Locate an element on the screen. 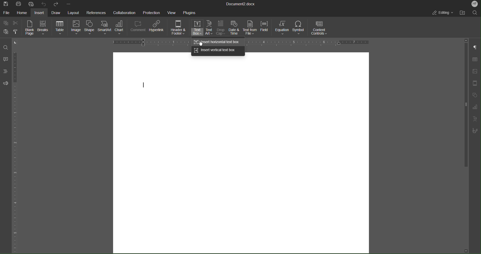  Undo is located at coordinates (43, 4).